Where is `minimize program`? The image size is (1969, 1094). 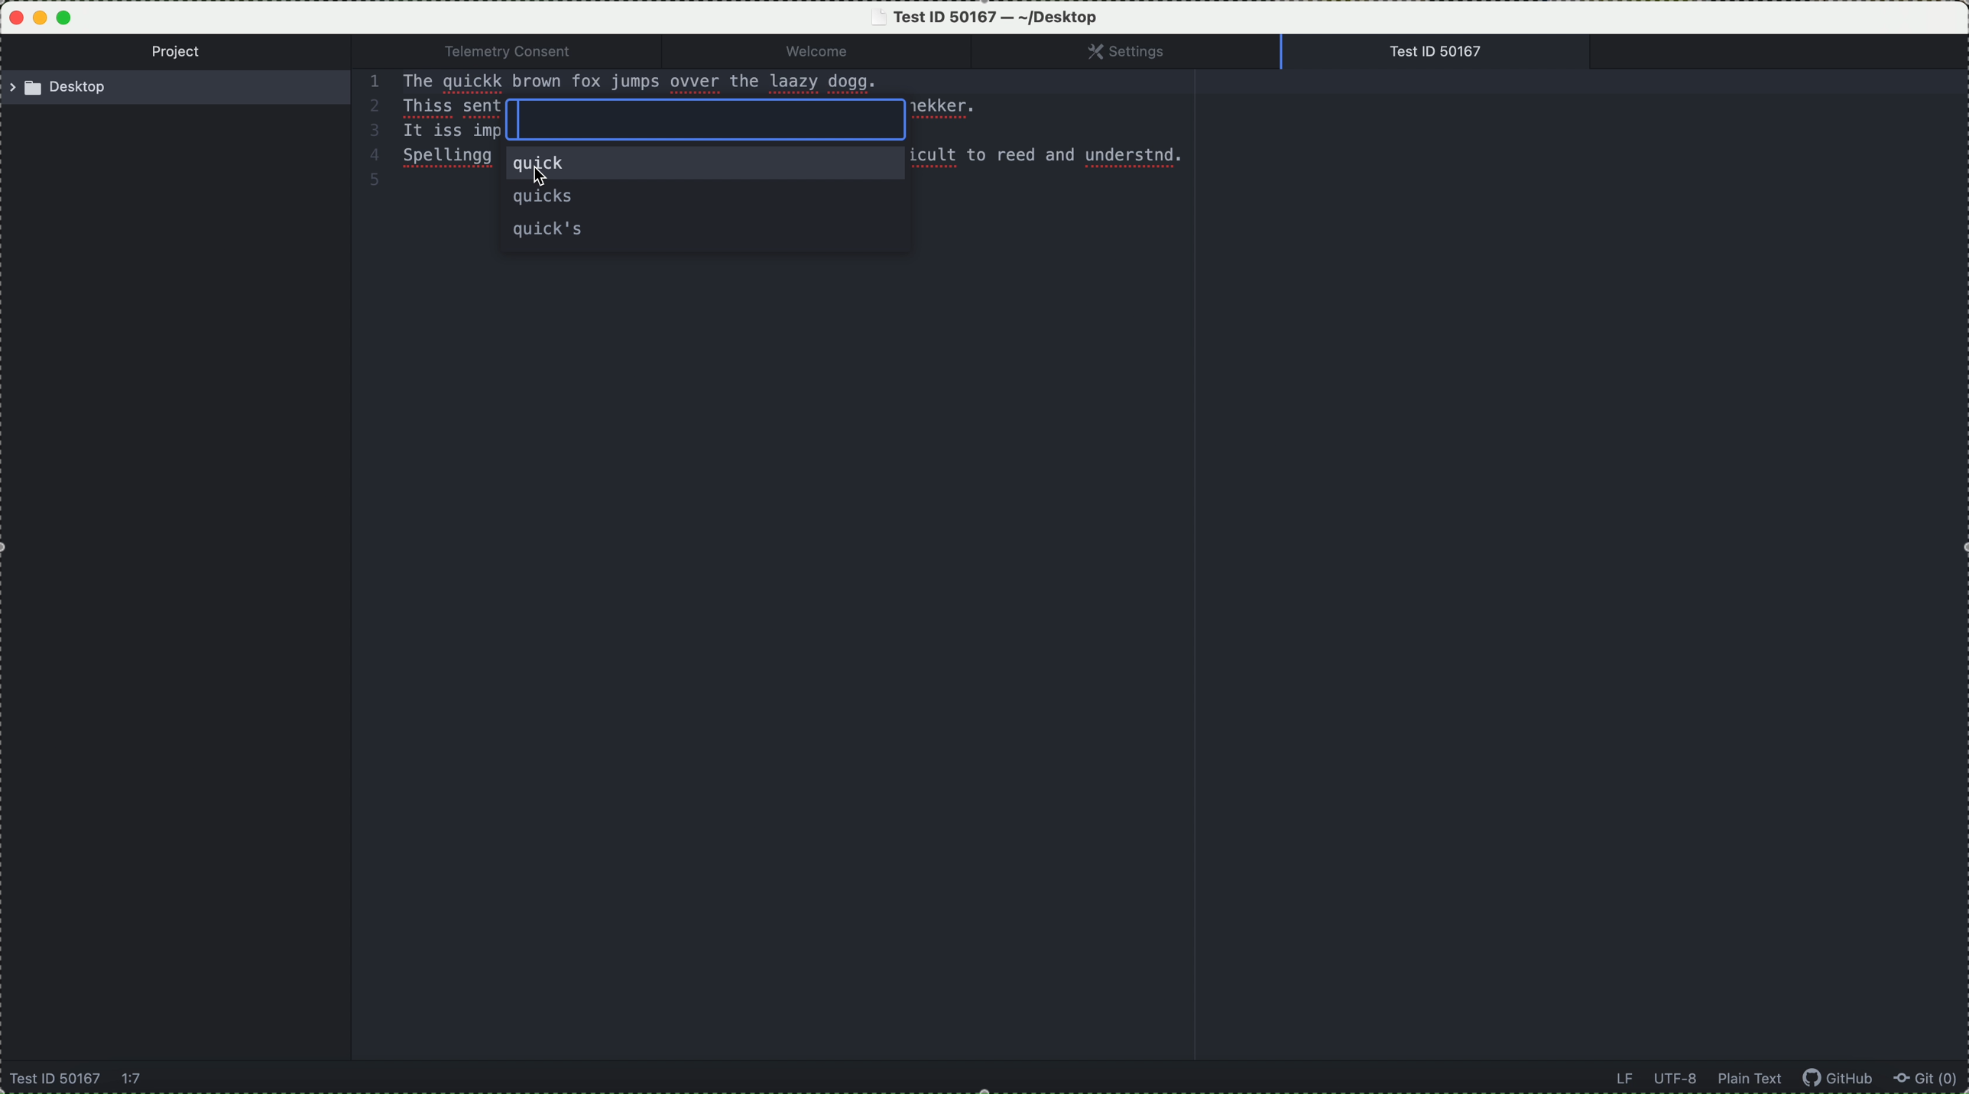
minimize program is located at coordinates (41, 18).